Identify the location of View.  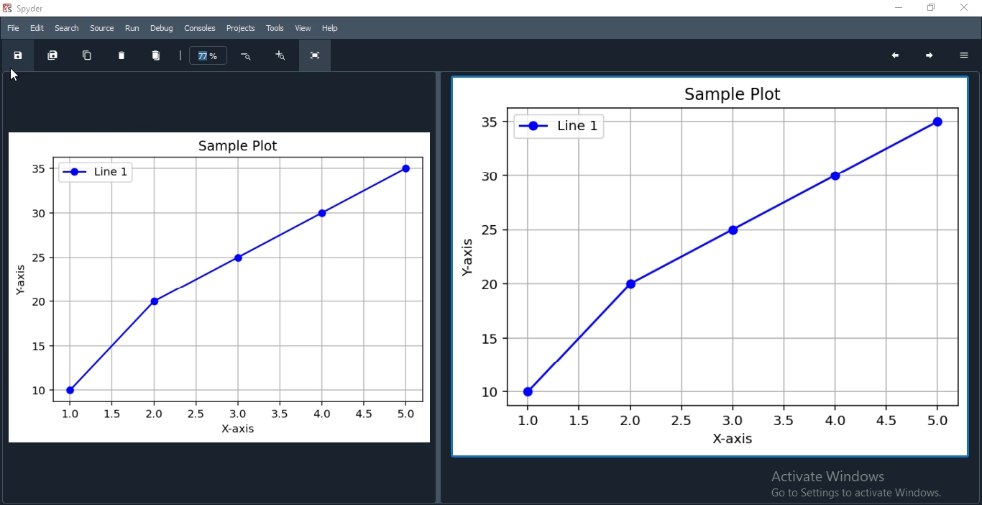
(305, 29).